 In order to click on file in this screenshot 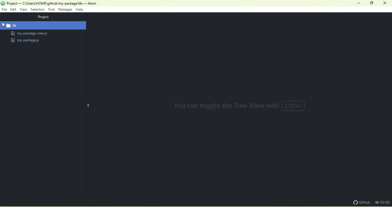, I will do `click(4, 9)`.